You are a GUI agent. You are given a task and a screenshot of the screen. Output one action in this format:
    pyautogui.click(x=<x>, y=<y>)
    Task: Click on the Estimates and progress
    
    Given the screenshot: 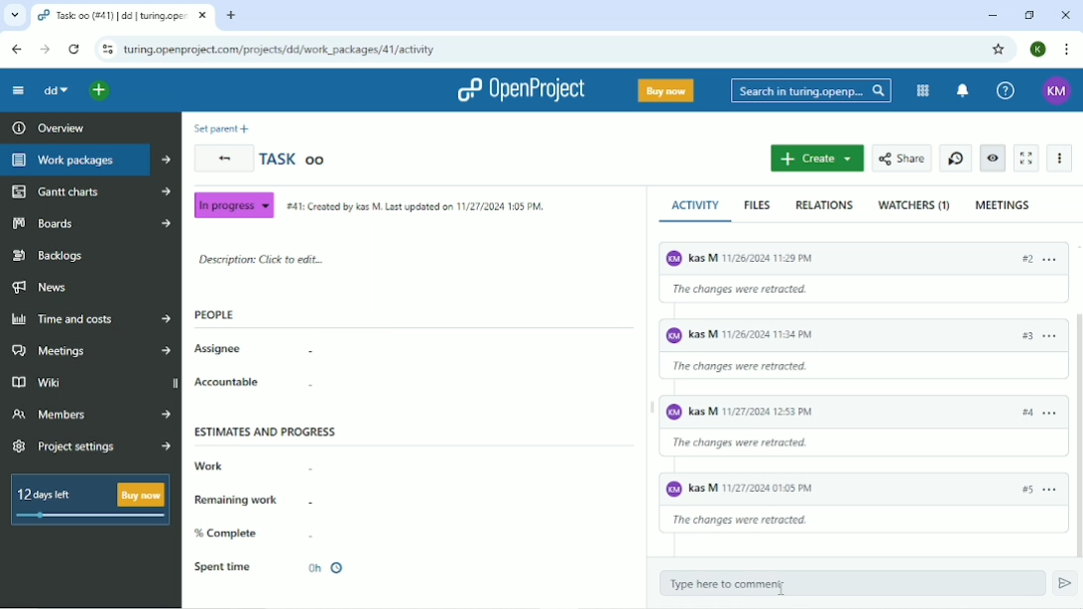 What is the action you would take?
    pyautogui.click(x=266, y=430)
    